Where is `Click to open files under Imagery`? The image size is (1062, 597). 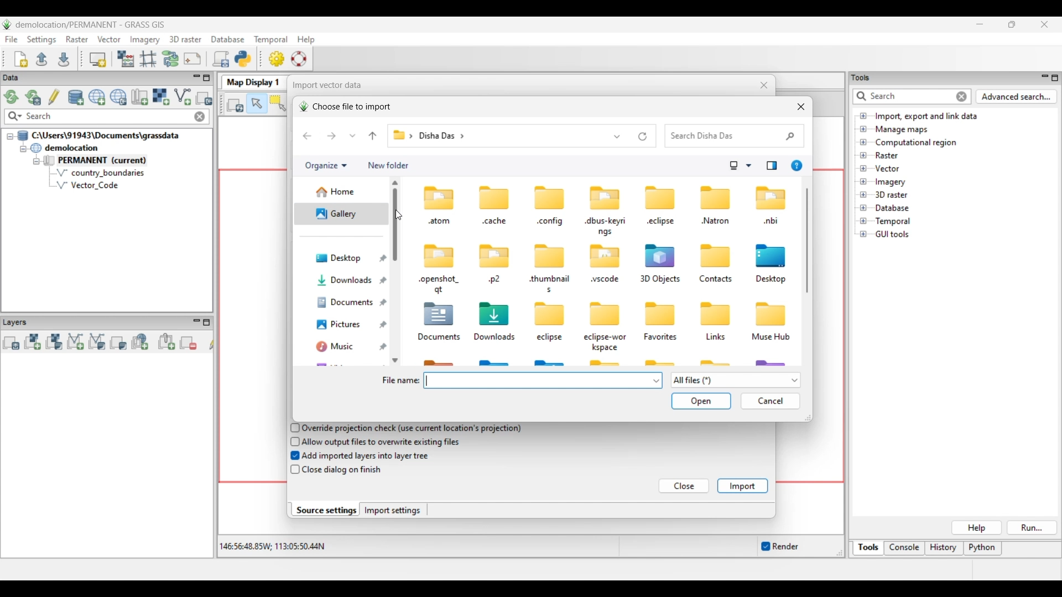
Click to open files under Imagery is located at coordinates (863, 182).